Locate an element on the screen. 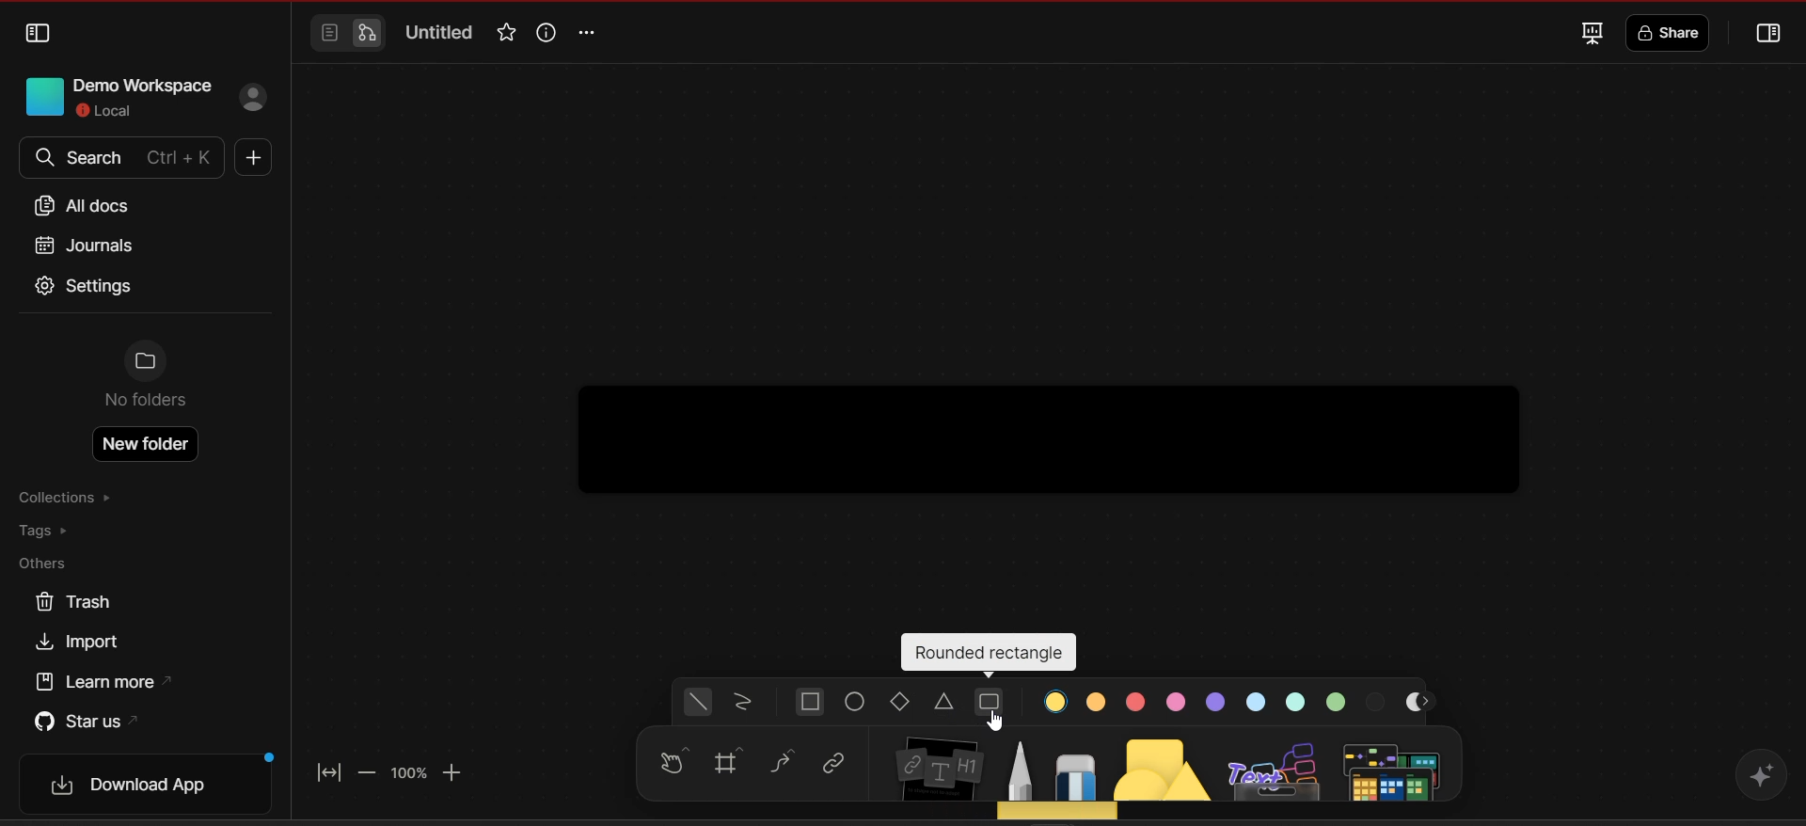 This screenshot has height=826, width=1806. import is located at coordinates (85, 643).